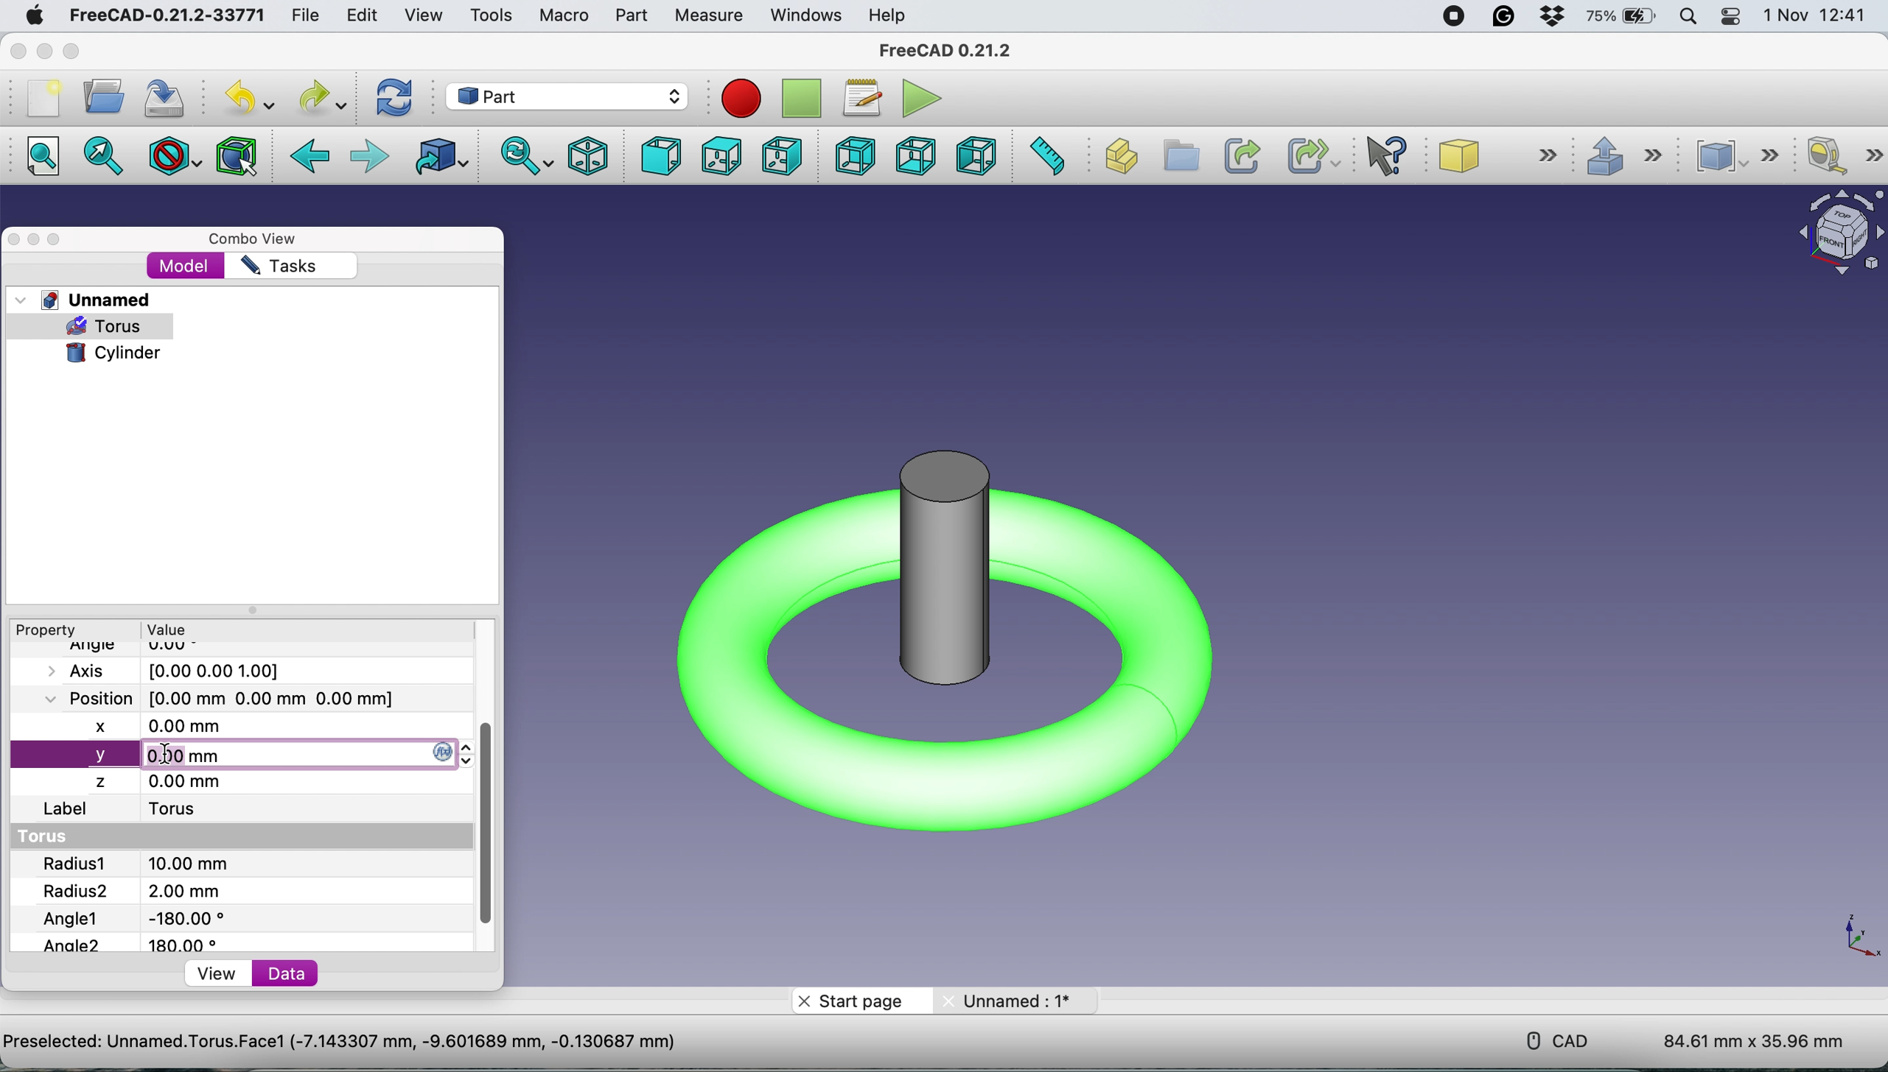  Describe the element at coordinates (41, 52) in the screenshot. I see `minimise` at that location.